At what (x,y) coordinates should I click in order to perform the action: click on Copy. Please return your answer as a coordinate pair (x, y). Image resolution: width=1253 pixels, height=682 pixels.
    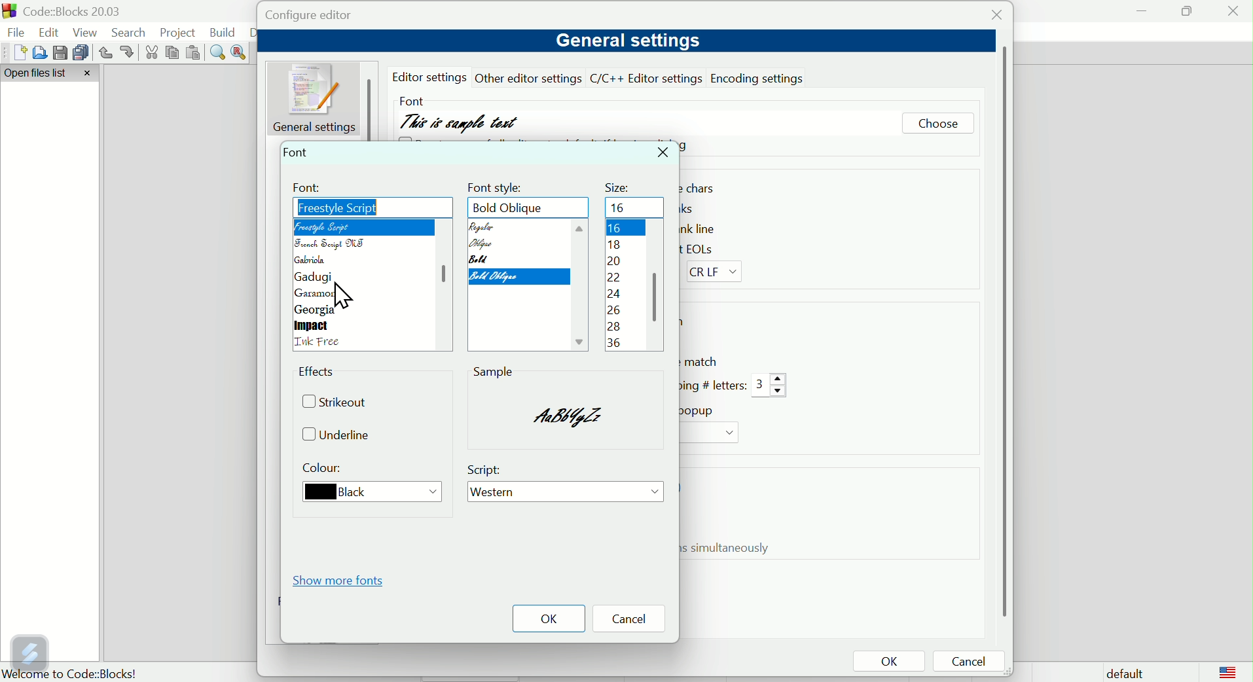
    Looking at the image, I should click on (173, 53).